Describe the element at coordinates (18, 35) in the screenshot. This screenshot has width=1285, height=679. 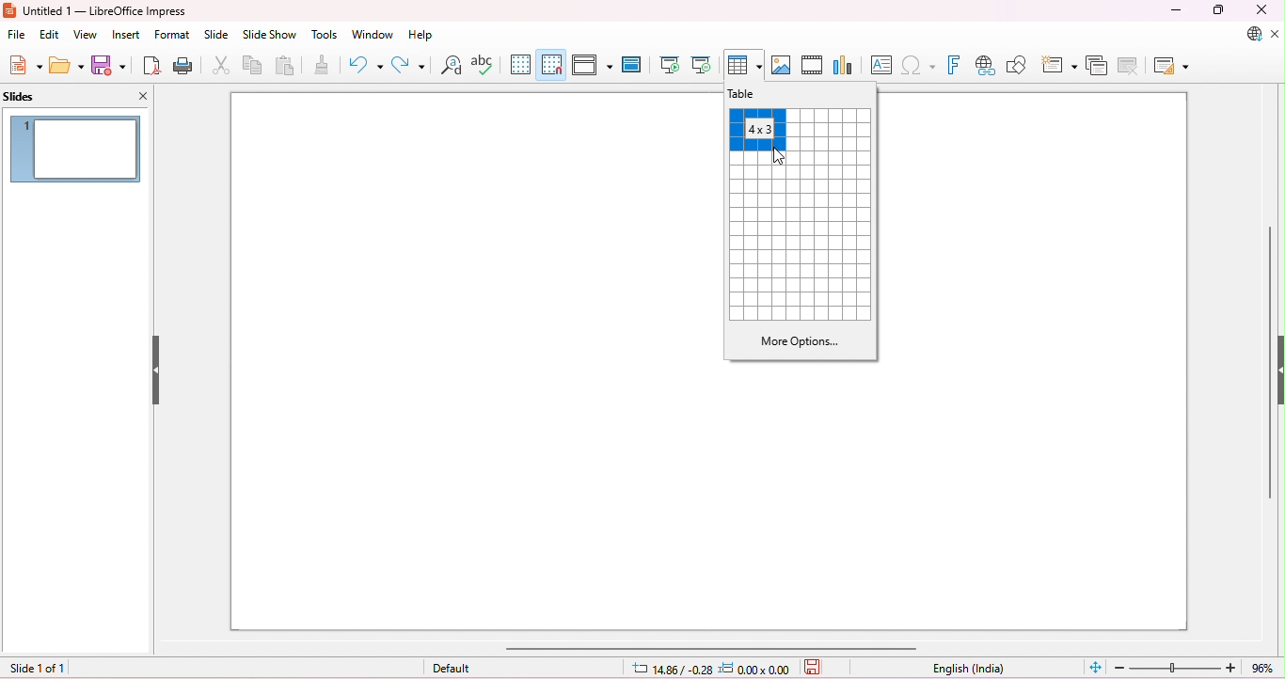
I see `file` at that location.